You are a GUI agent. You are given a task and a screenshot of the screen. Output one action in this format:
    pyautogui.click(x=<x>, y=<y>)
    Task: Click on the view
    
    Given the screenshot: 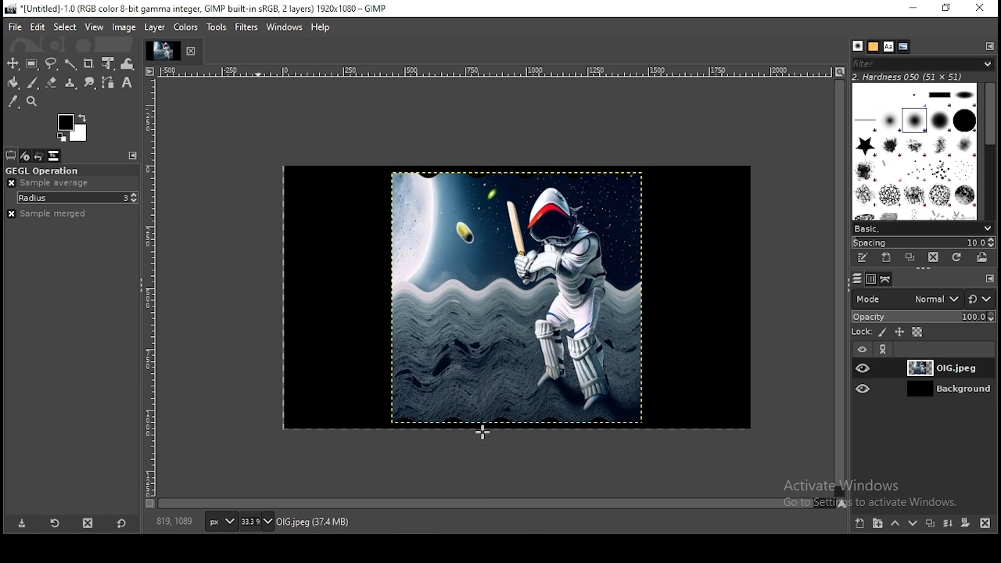 What is the action you would take?
    pyautogui.click(x=95, y=27)
    